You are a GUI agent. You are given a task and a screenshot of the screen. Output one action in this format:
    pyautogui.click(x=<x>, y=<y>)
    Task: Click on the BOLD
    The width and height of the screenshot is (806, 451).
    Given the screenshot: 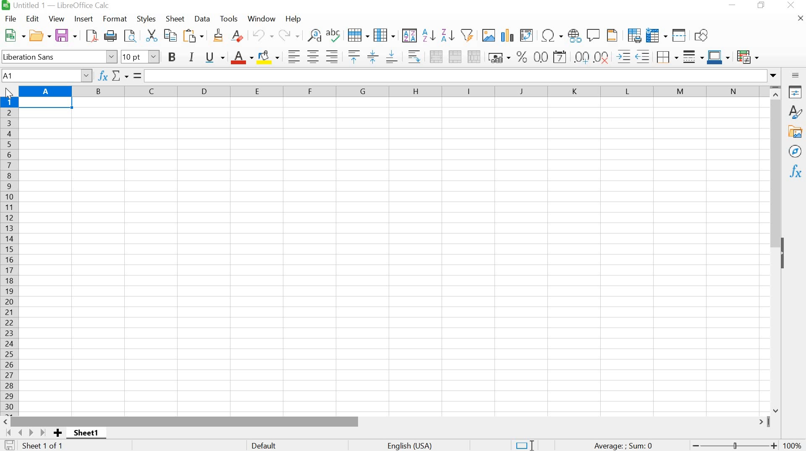 What is the action you would take?
    pyautogui.click(x=171, y=58)
    